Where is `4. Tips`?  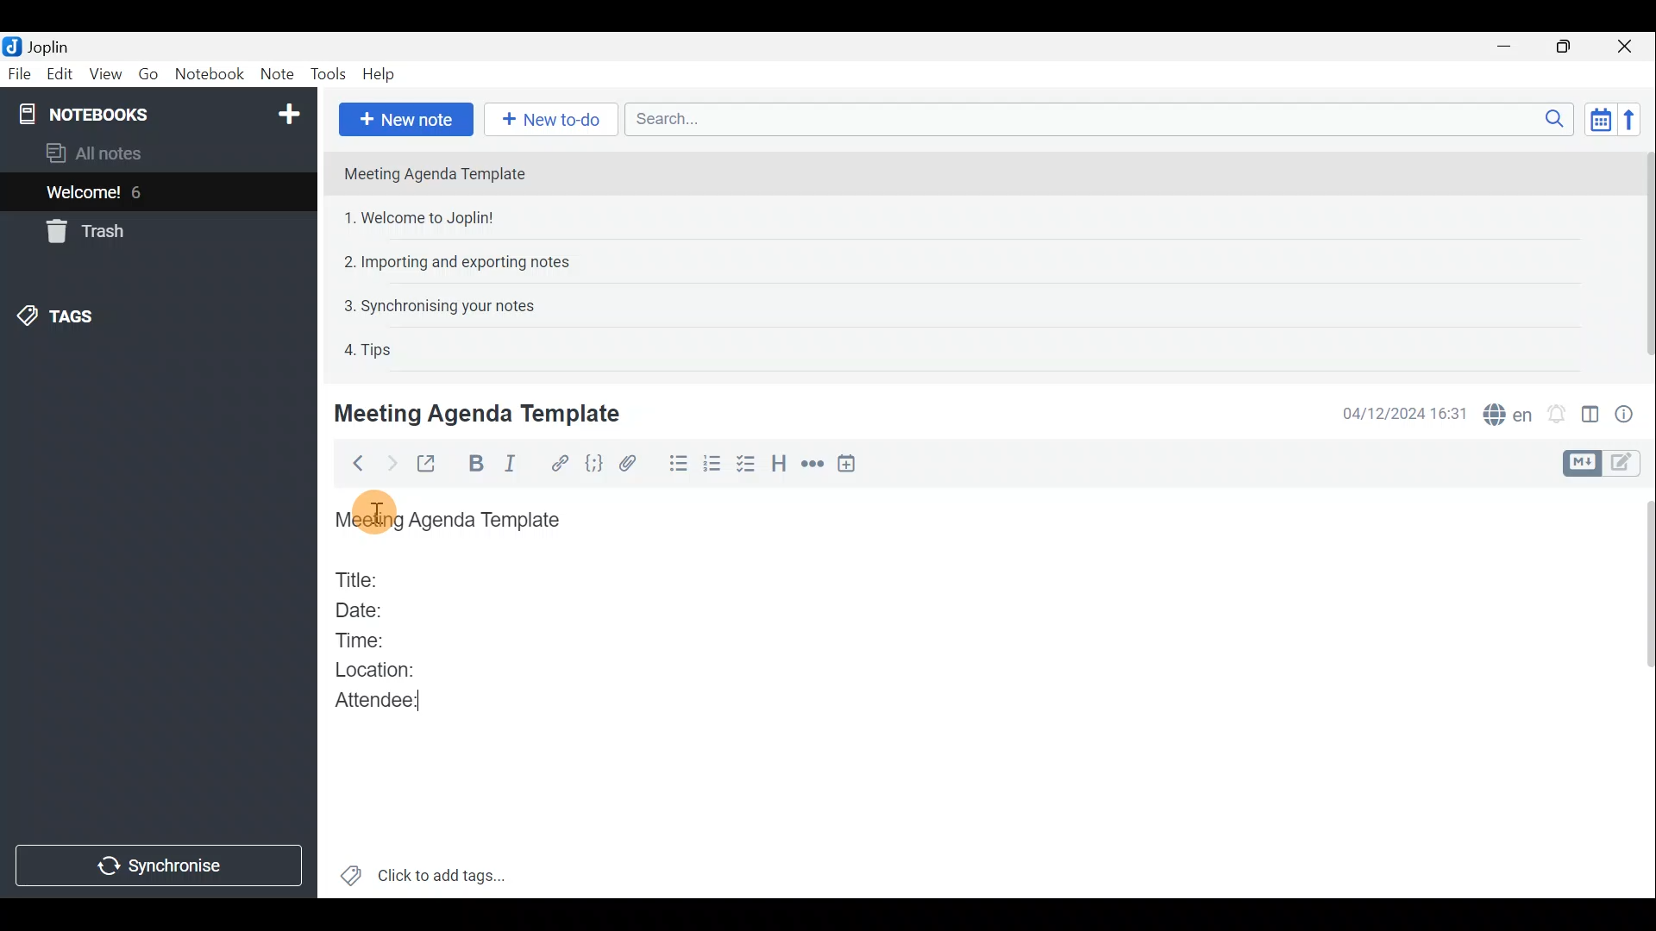 4. Tips is located at coordinates (369, 349).